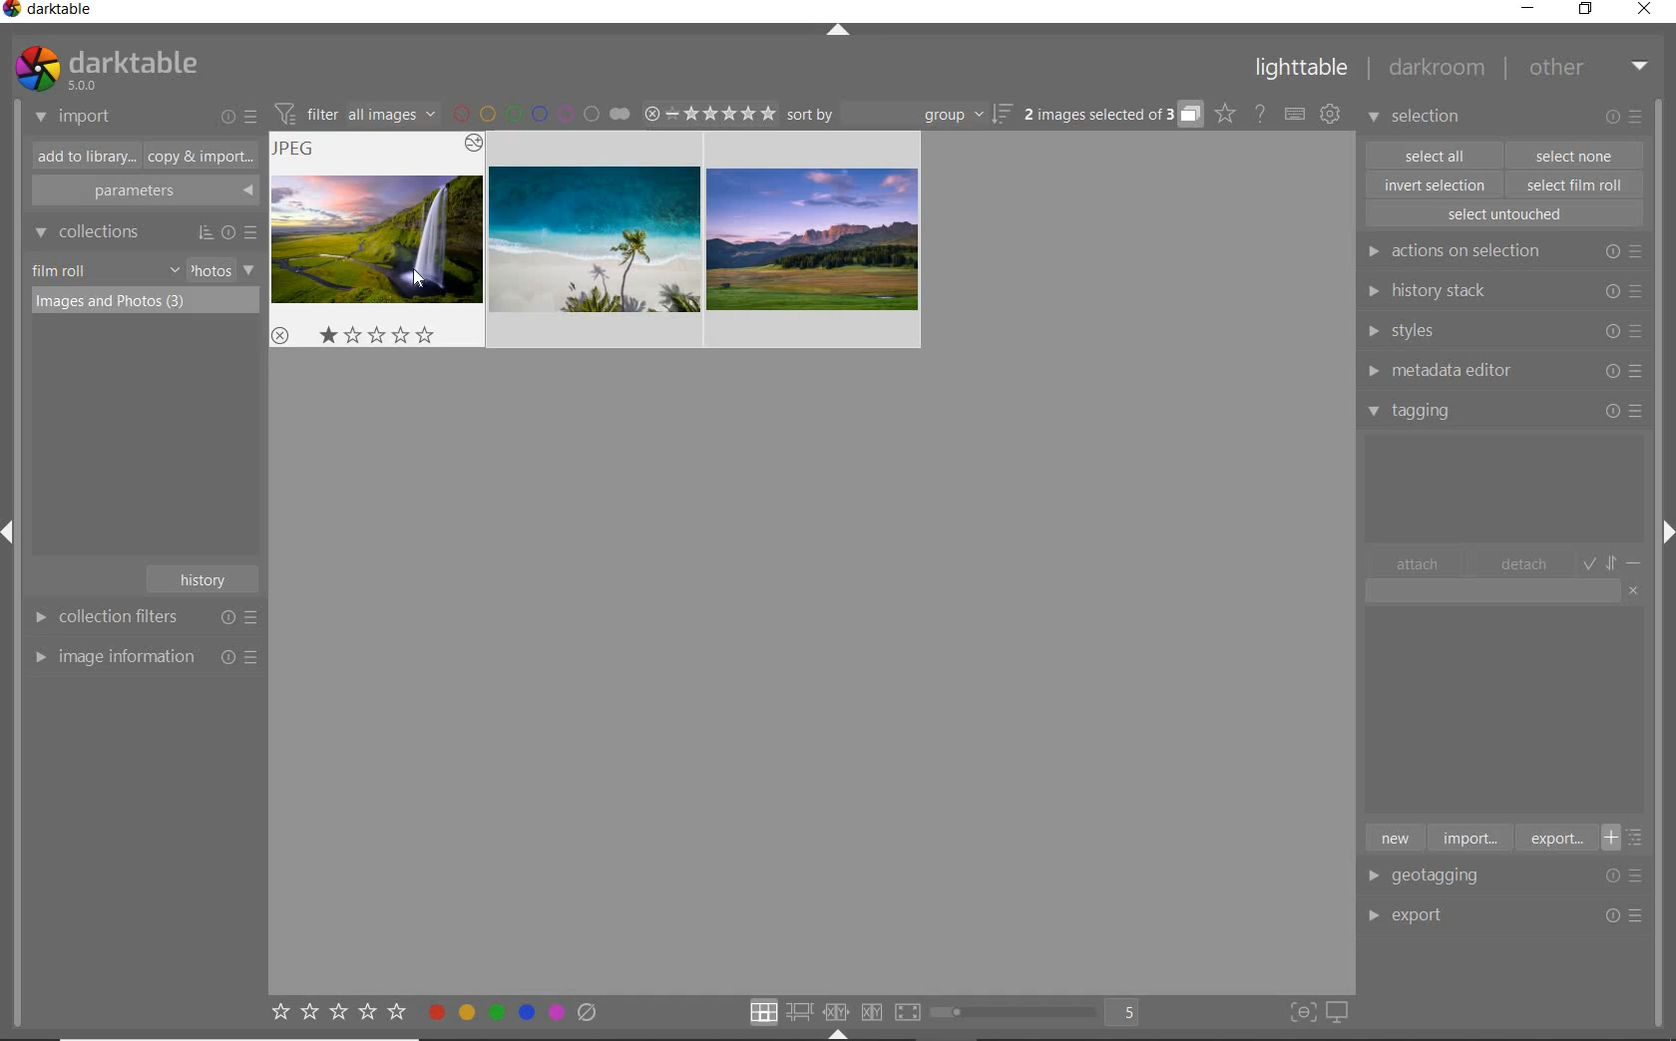  What do you see at coordinates (81, 157) in the screenshot?
I see `add to library` at bounding box center [81, 157].